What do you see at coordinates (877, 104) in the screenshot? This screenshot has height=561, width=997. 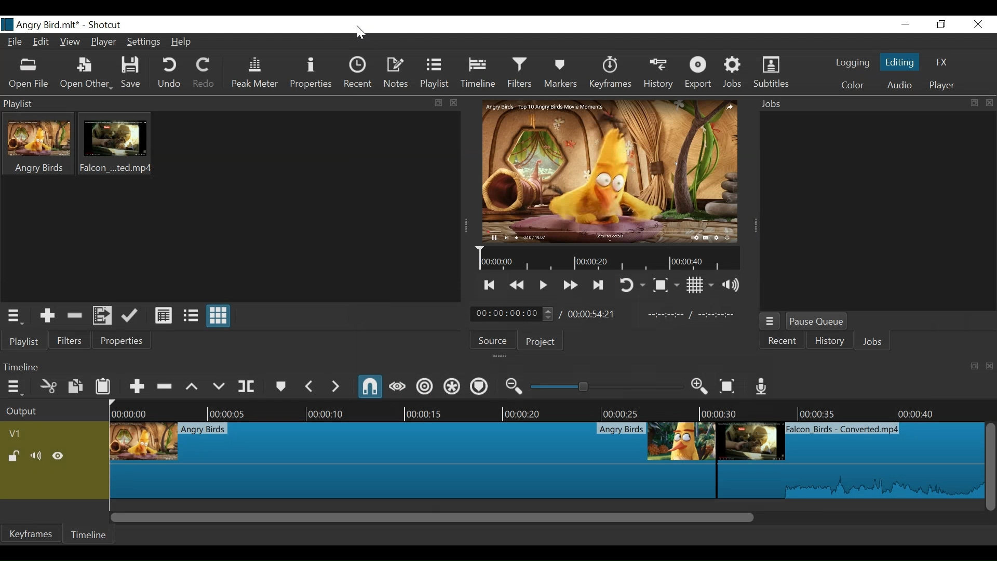 I see `Jobs Panel` at bounding box center [877, 104].